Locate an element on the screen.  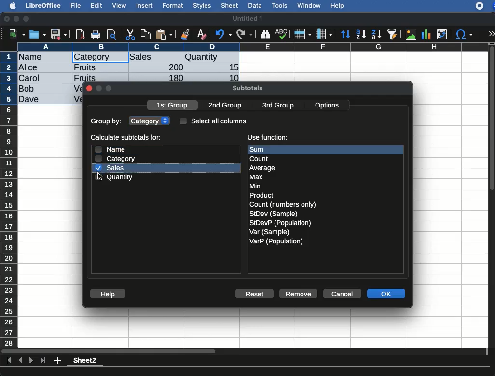
paste is located at coordinates (164, 34).